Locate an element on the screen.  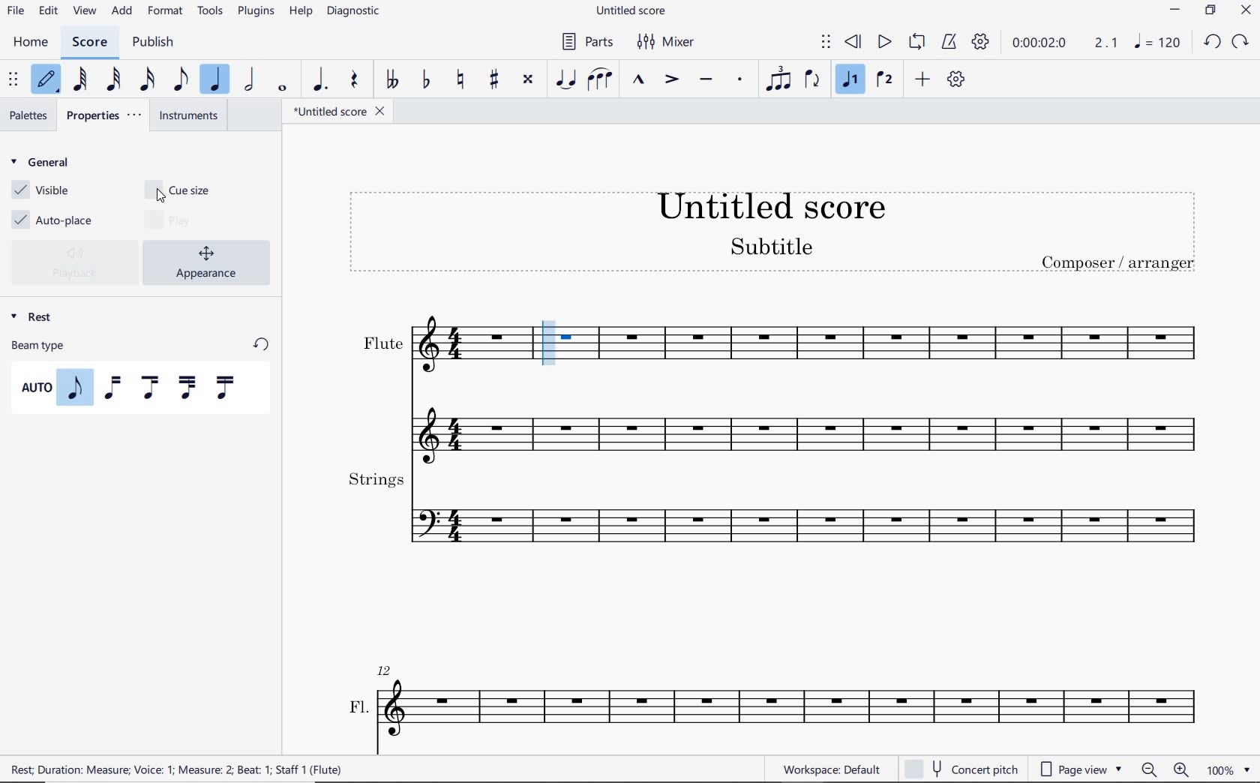
PLUGINS is located at coordinates (257, 12).